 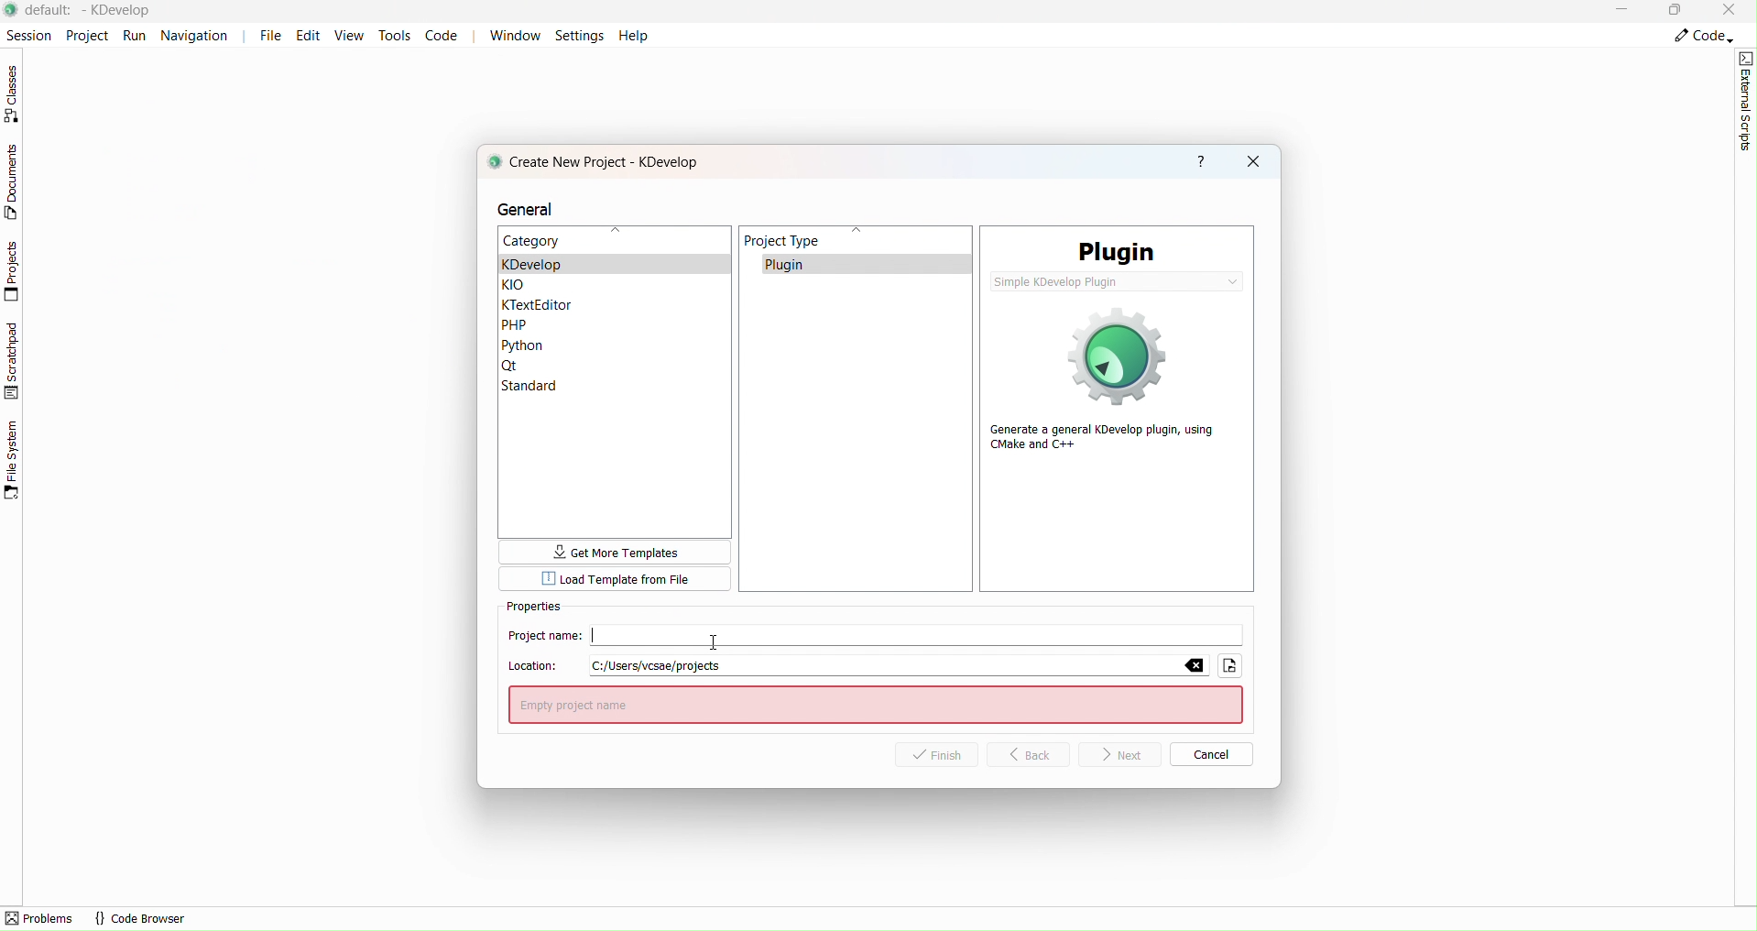 What do you see at coordinates (539, 207) in the screenshot?
I see `general` at bounding box center [539, 207].